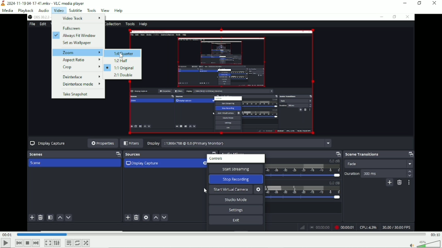  Describe the element at coordinates (121, 68) in the screenshot. I see `original` at that location.